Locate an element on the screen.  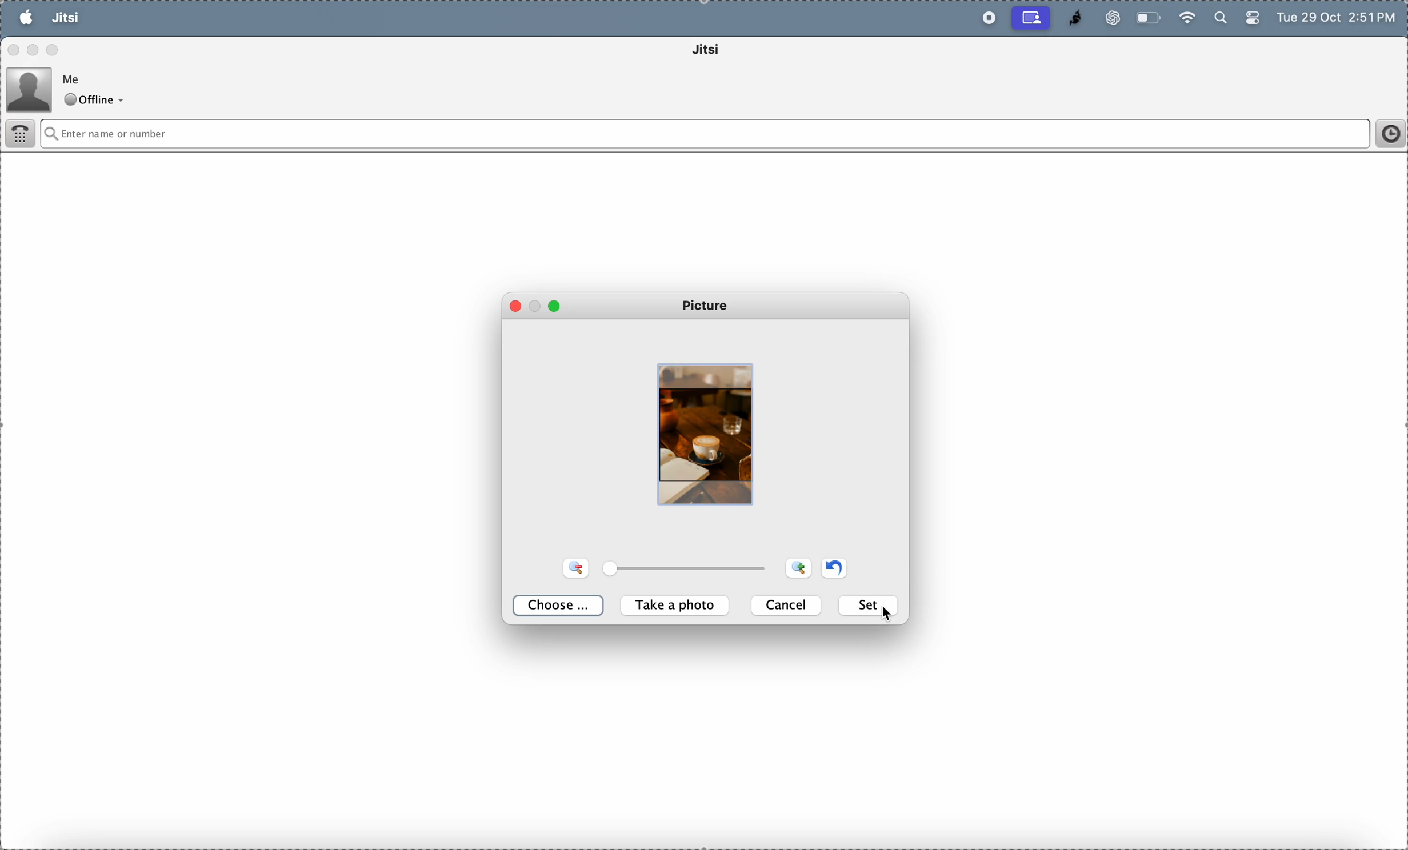
help is located at coordinates (206, 18).